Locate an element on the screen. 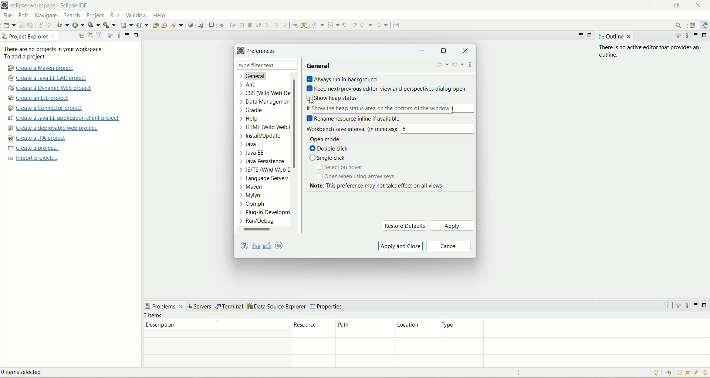  new is located at coordinates (9, 25).